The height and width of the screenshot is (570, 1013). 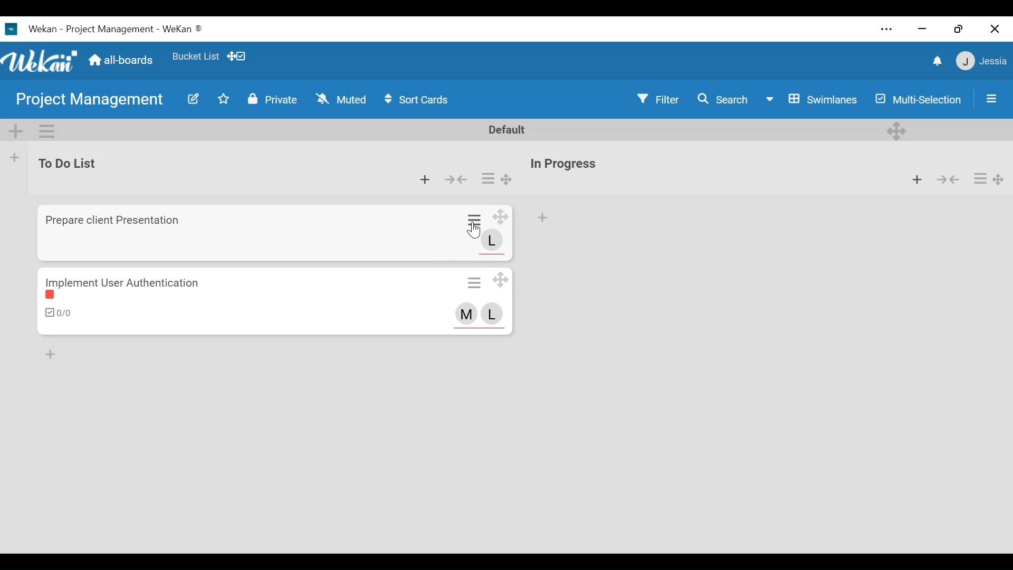 I want to click on Cursor, so click(x=474, y=231).